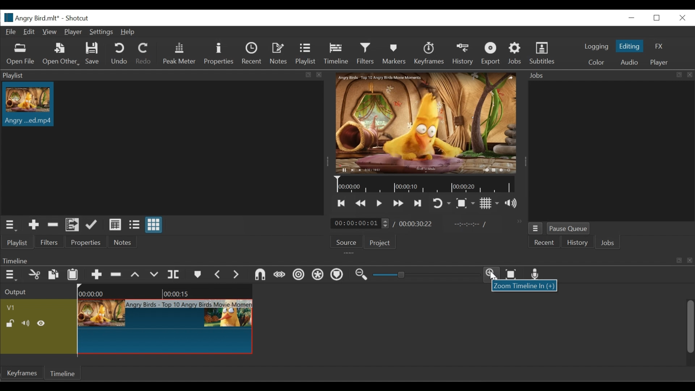  I want to click on Snap, so click(258, 275).